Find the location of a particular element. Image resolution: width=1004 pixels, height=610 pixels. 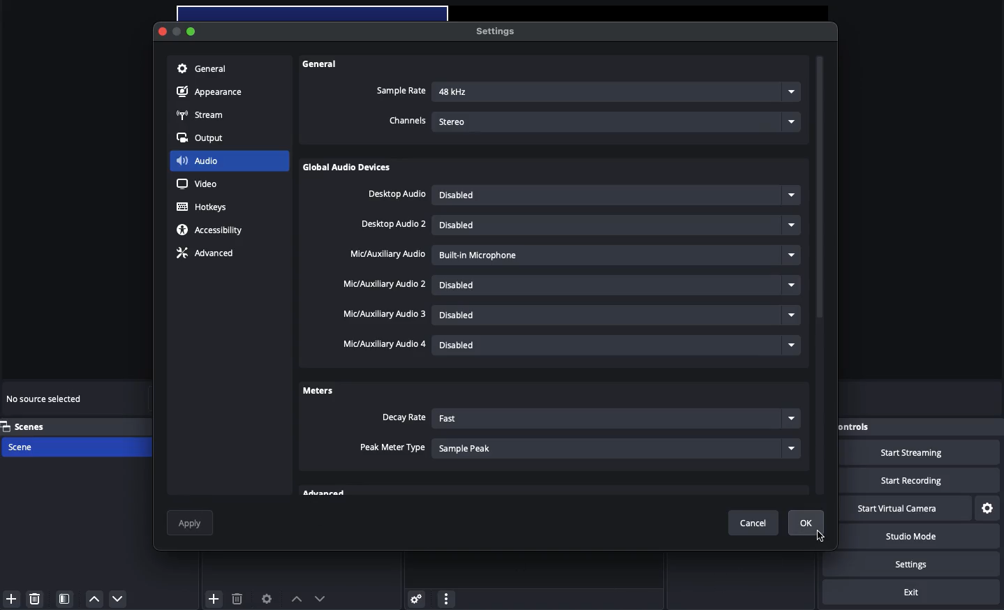

Settings is located at coordinates (414, 598).